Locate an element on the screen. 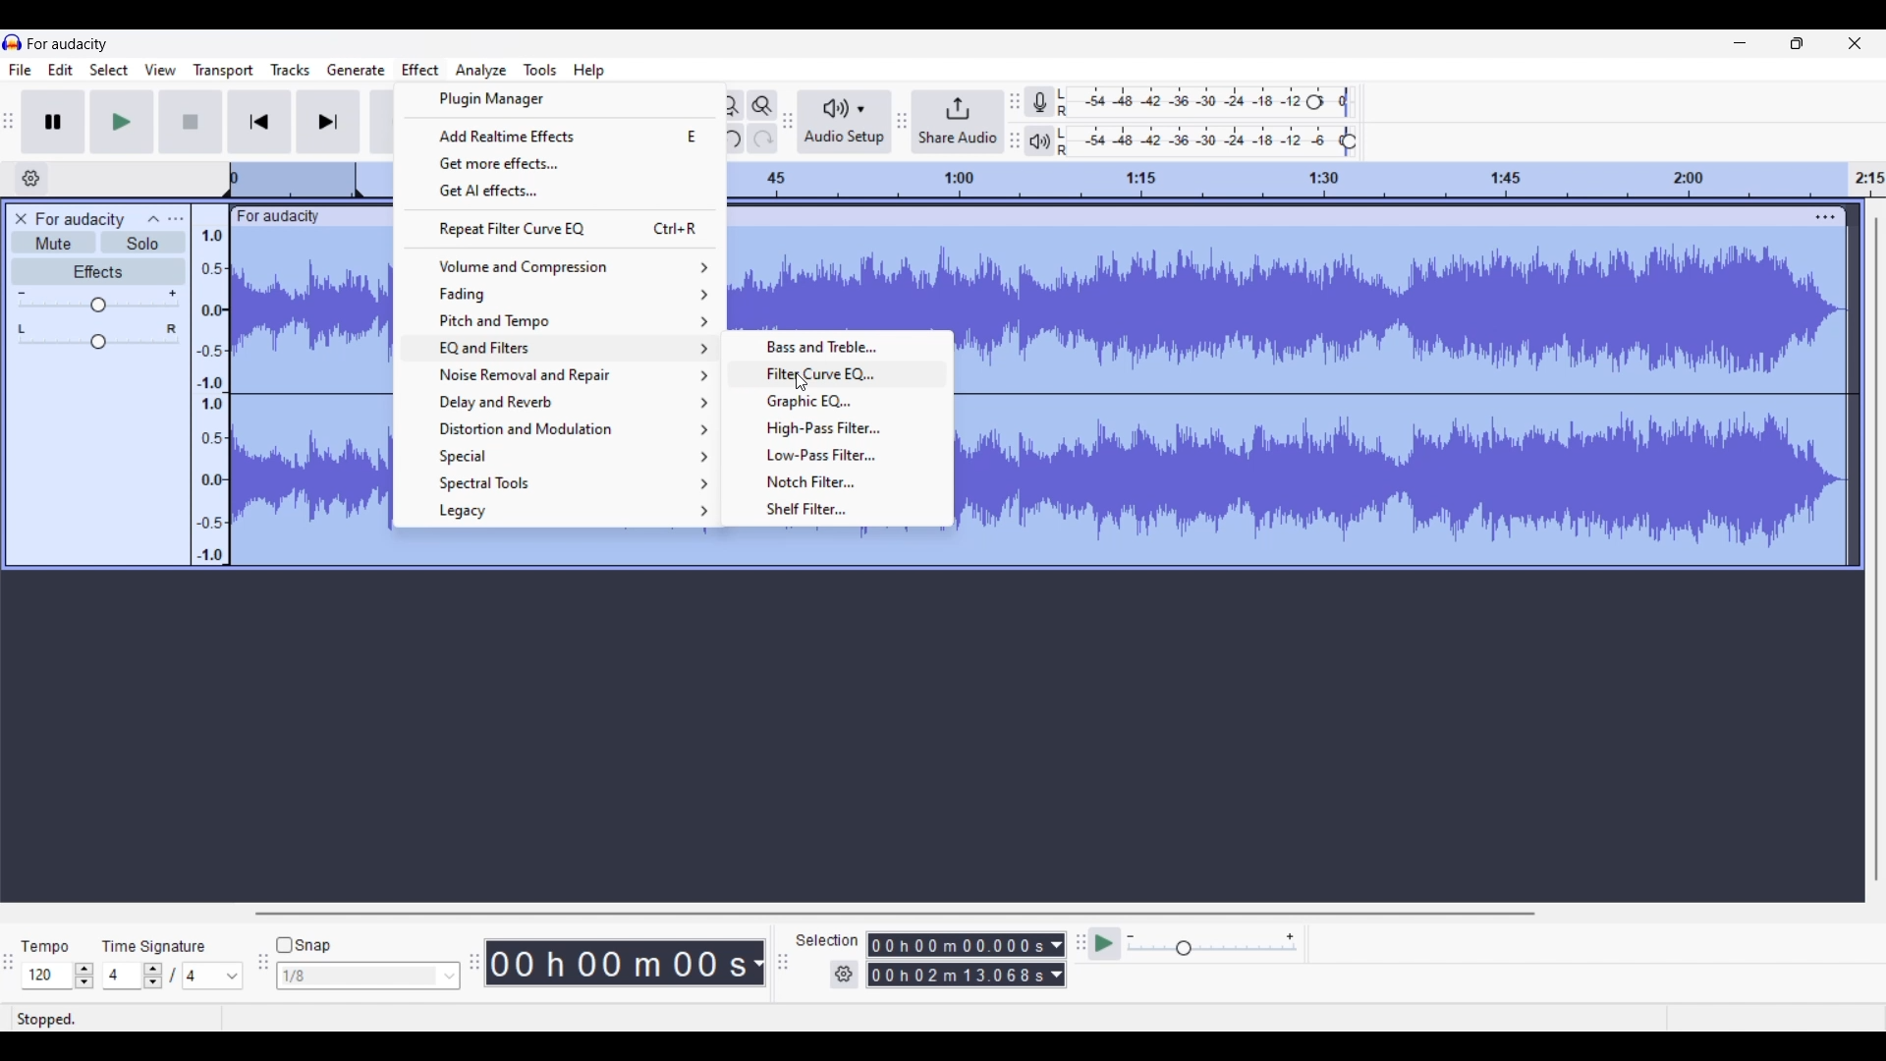  Solo is located at coordinates (143, 243).